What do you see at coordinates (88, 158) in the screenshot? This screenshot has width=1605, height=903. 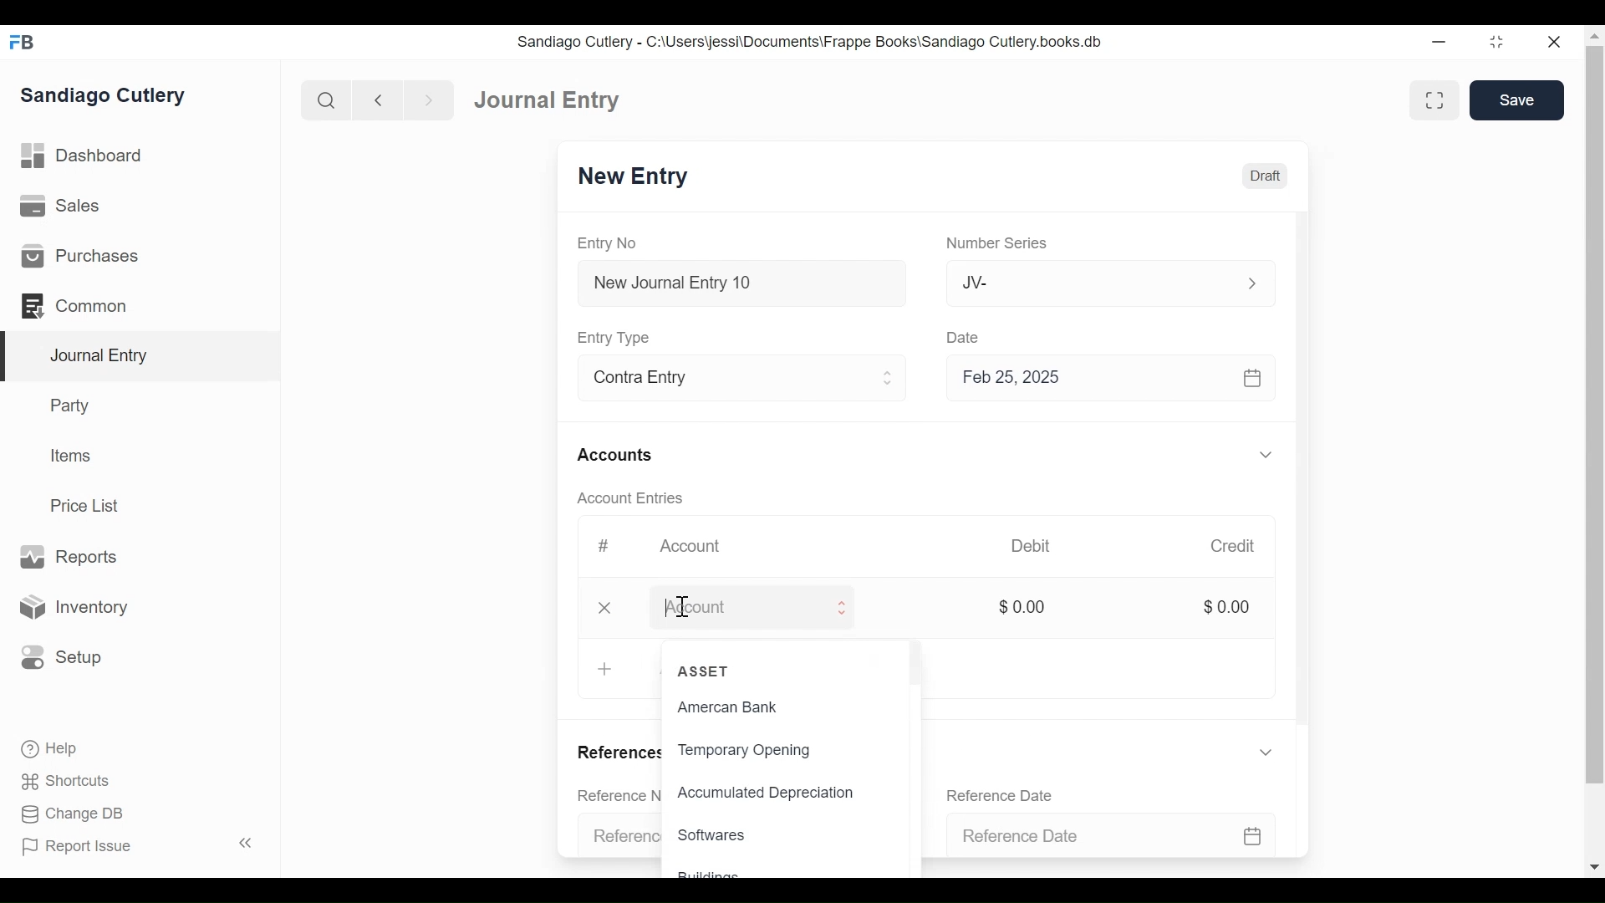 I see `Dashboard` at bounding box center [88, 158].